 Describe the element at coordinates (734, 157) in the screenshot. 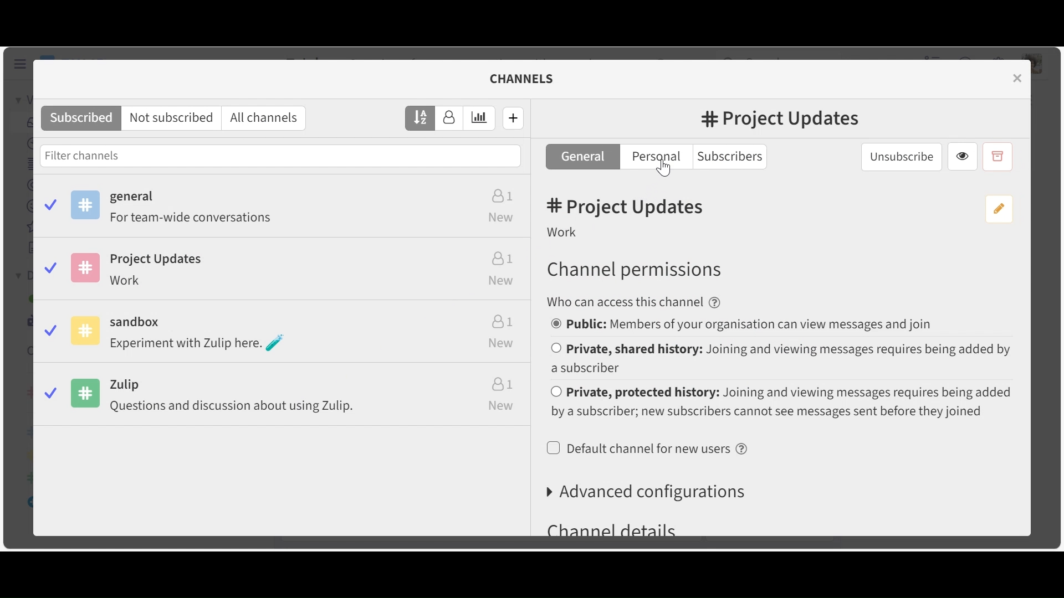

I see `Subscribers` at that location.